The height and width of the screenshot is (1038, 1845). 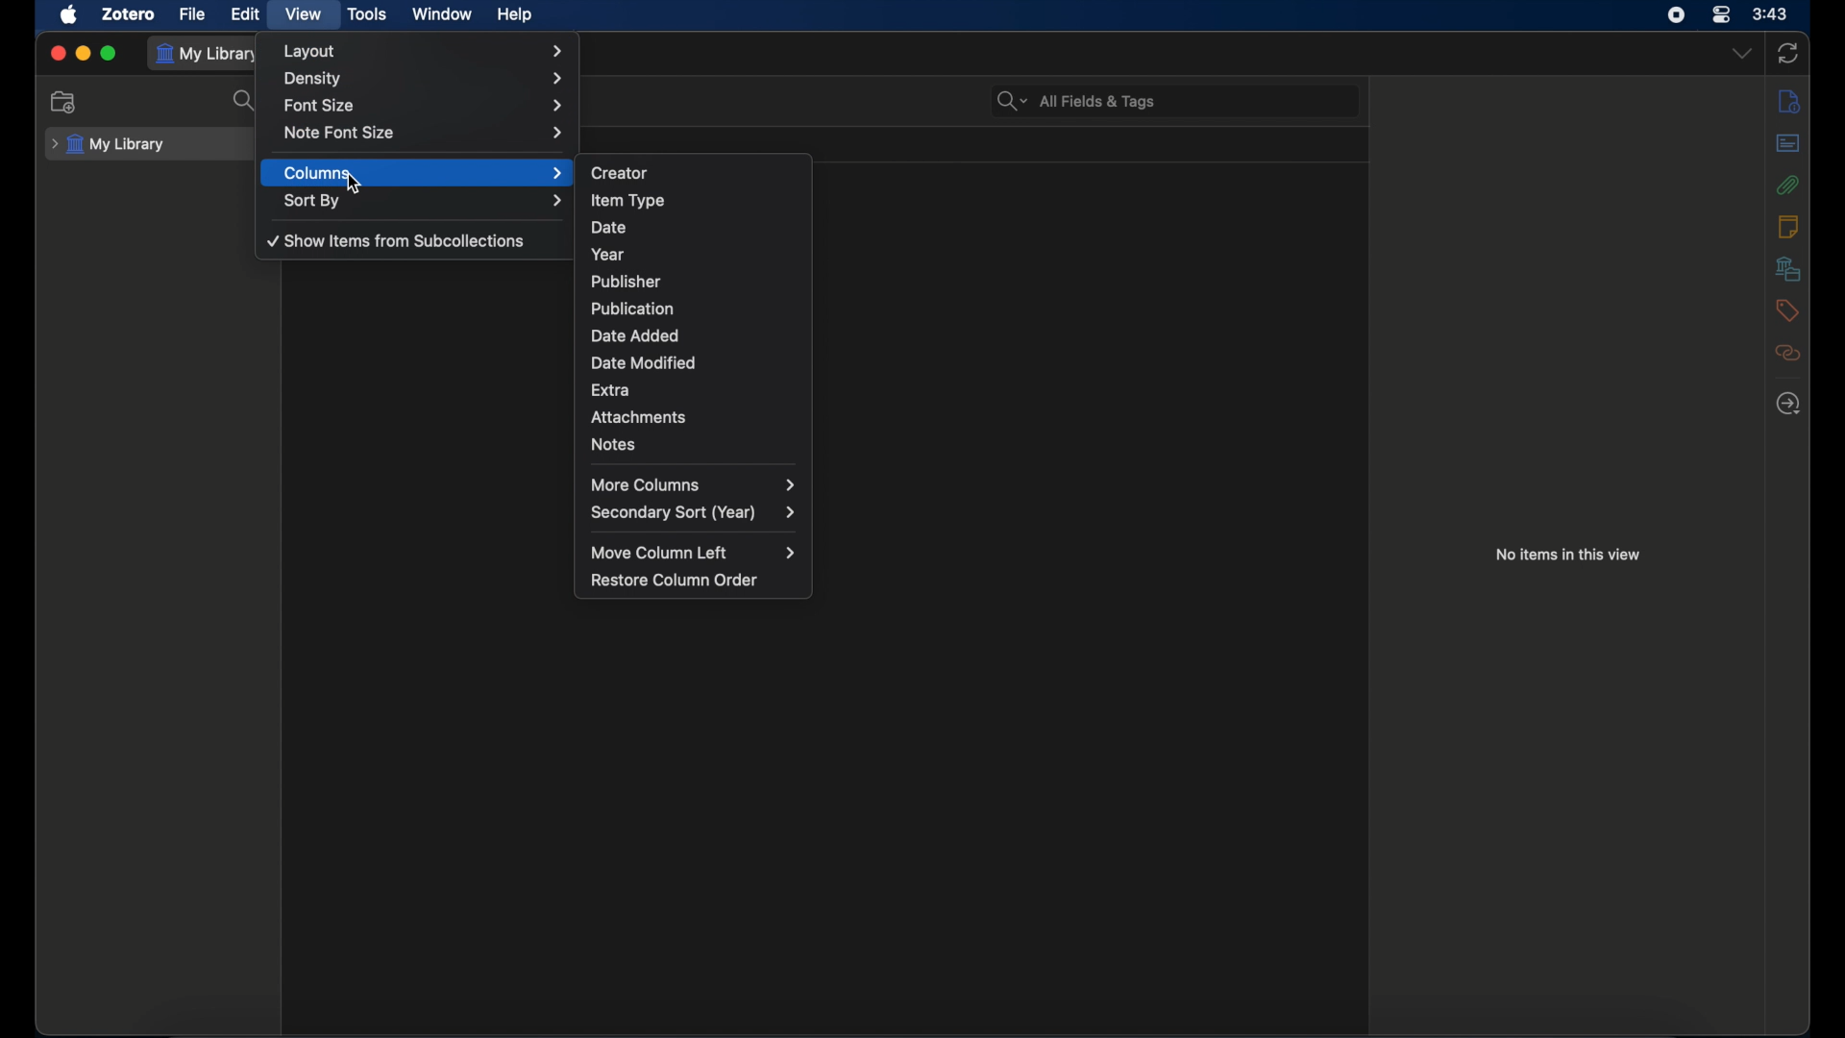 What do you see at coordinates (692, 446) in the screenshot?
I see `notes` at bounding box center [692, 446].